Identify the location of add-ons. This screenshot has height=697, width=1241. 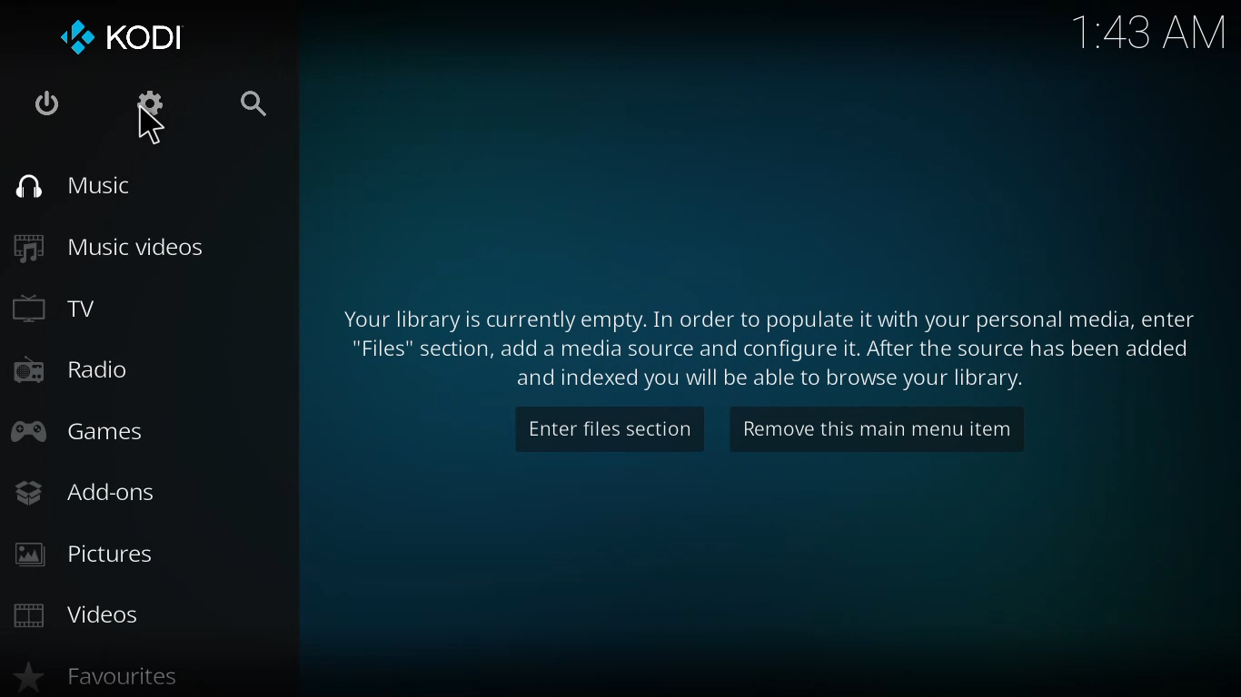
(84, 492).